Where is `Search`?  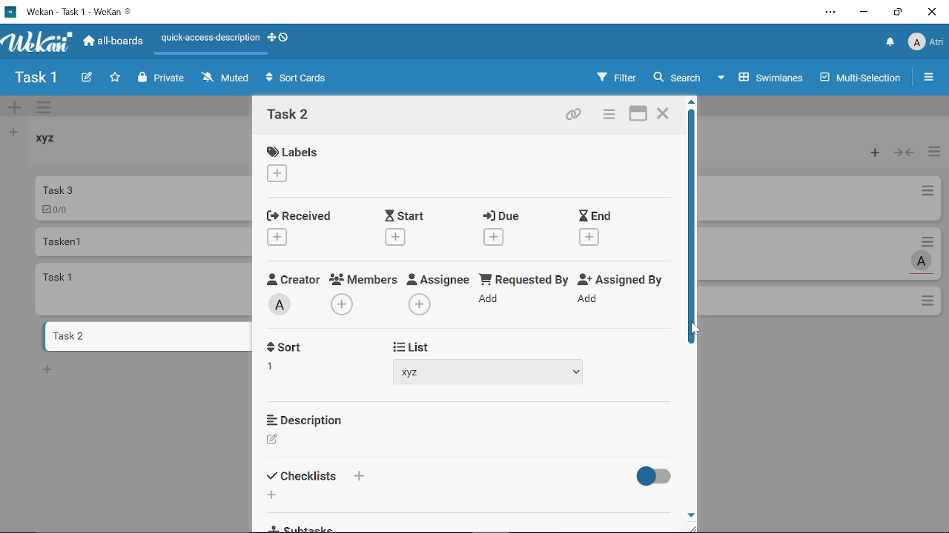
Search is located at coordinates (676, 78).